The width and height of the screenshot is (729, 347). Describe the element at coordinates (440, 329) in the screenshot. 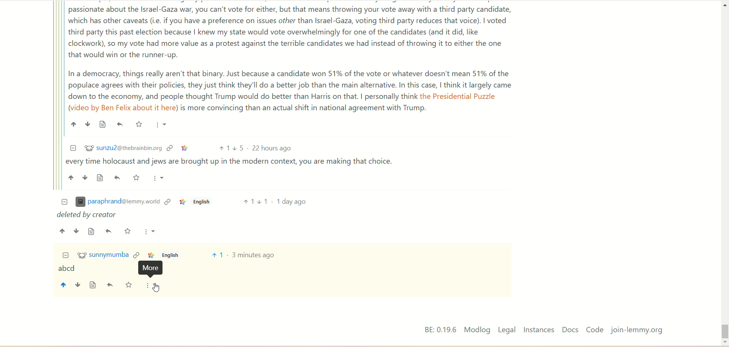

I see `BE: 0.19.6` at that location.